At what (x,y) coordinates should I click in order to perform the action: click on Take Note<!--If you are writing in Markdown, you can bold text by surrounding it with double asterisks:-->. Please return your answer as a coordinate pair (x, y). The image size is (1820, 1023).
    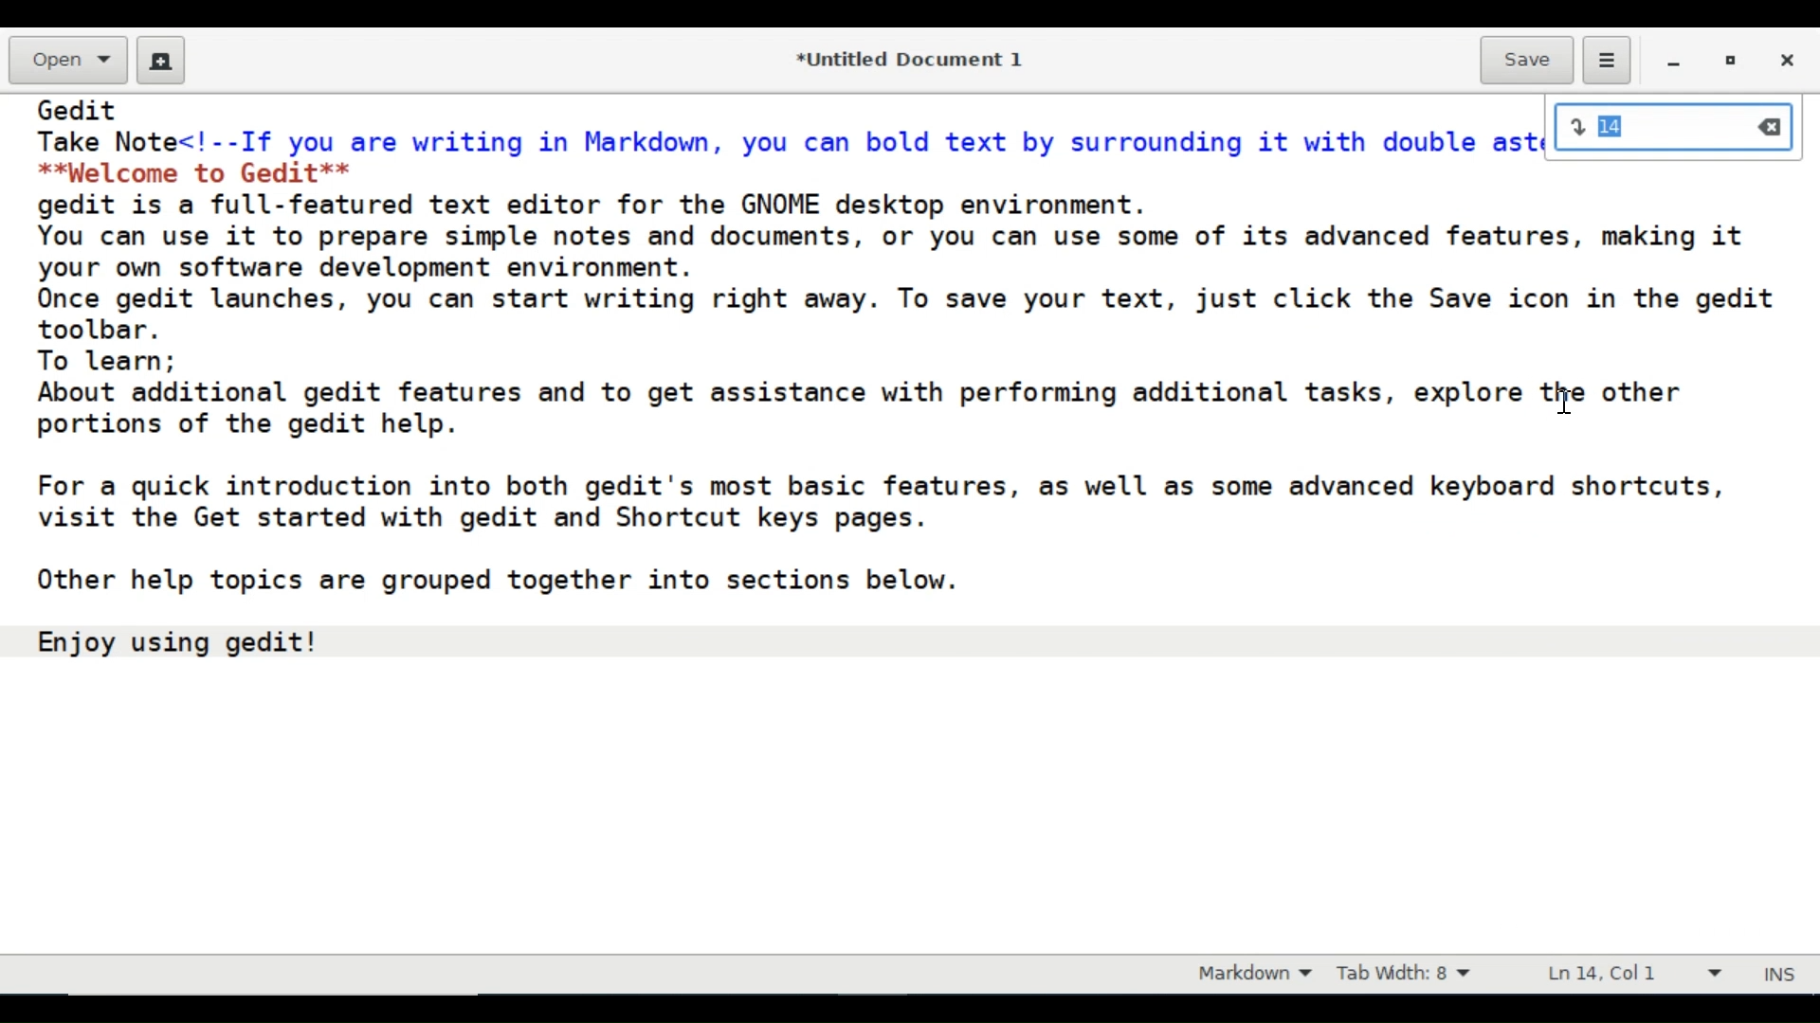
    Looking at the image, I should click on (791, 139).